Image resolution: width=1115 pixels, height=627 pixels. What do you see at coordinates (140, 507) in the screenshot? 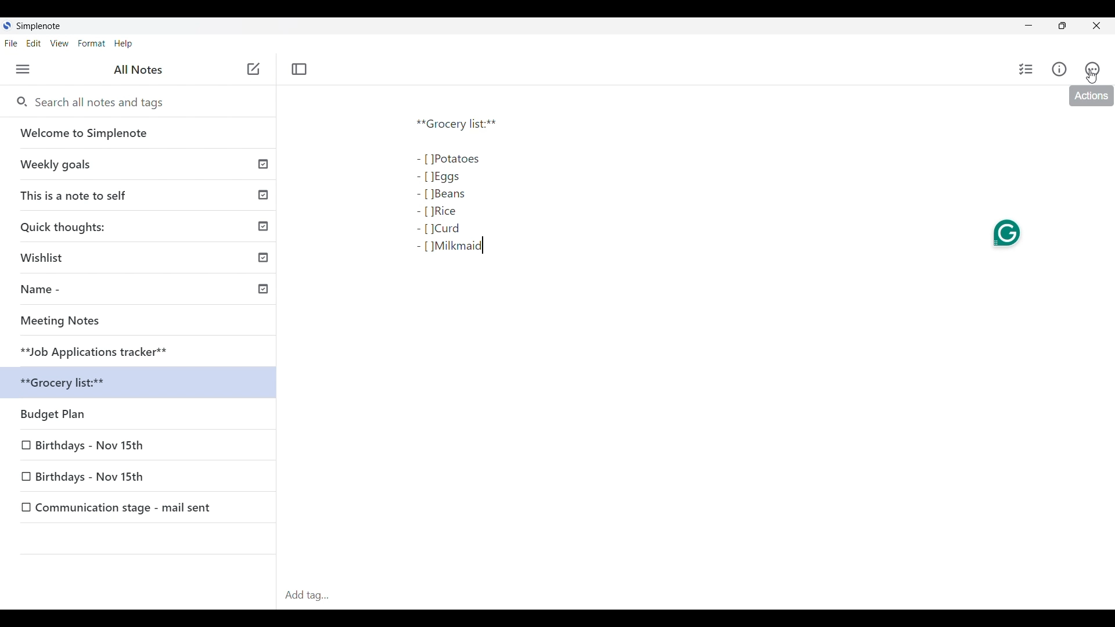
I see `Communication stage - mail sent` at bounding box center [140, 507].